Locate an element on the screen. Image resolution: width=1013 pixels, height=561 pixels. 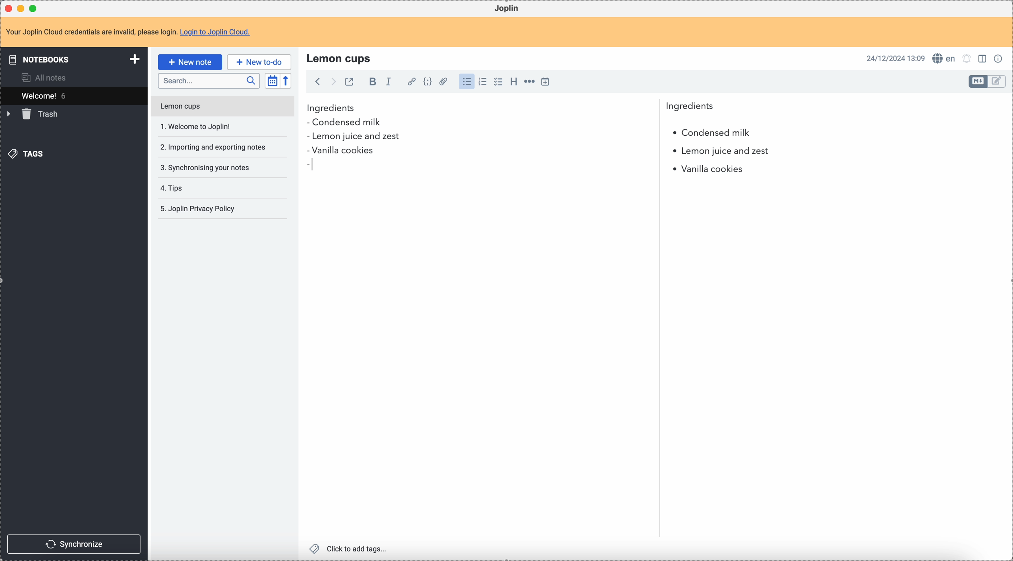
ingredients is located at coordinates (510, 108).